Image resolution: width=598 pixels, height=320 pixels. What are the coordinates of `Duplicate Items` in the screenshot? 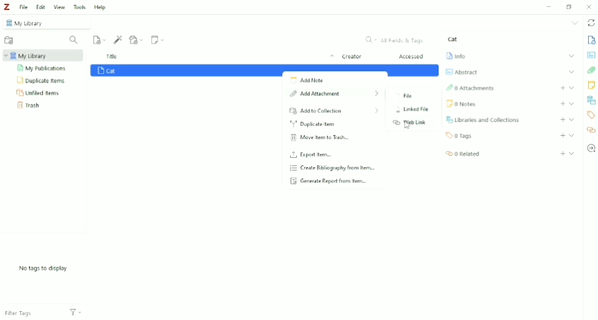 It's located at (42, 80).